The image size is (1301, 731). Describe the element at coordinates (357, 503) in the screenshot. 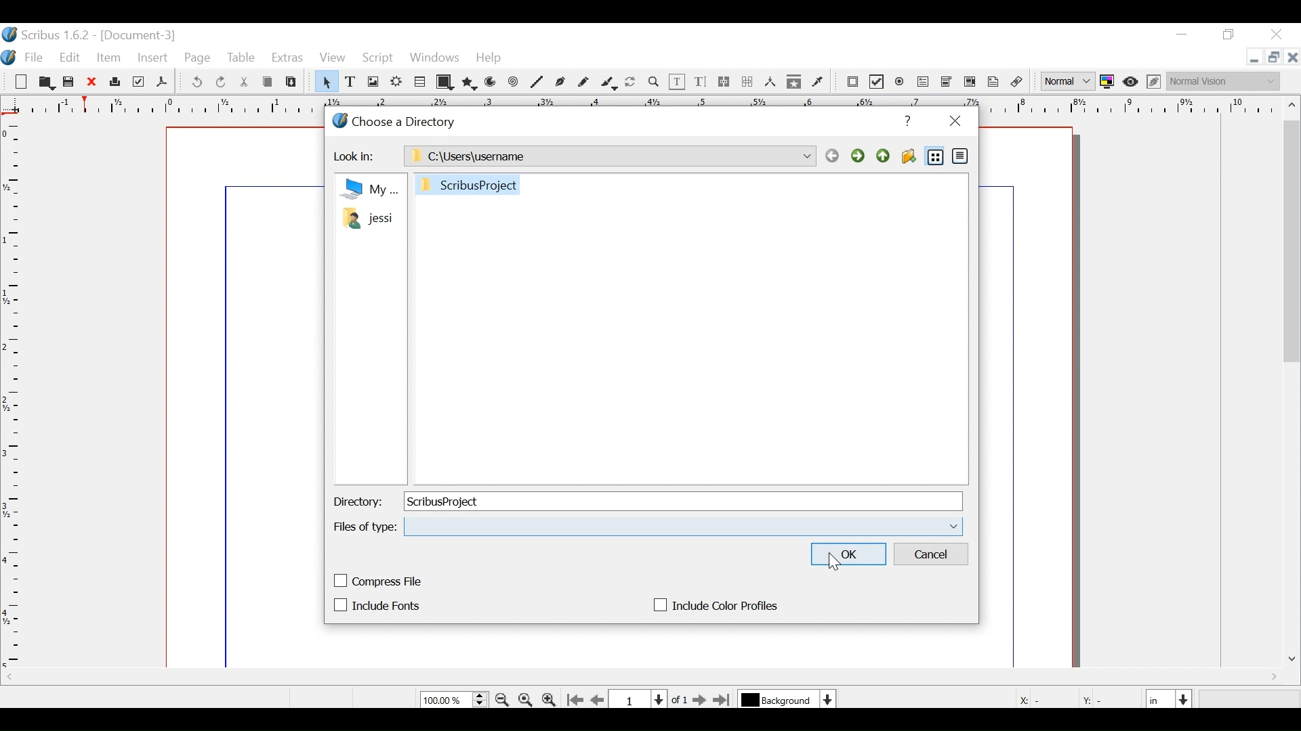

I see `Directory` at that location.